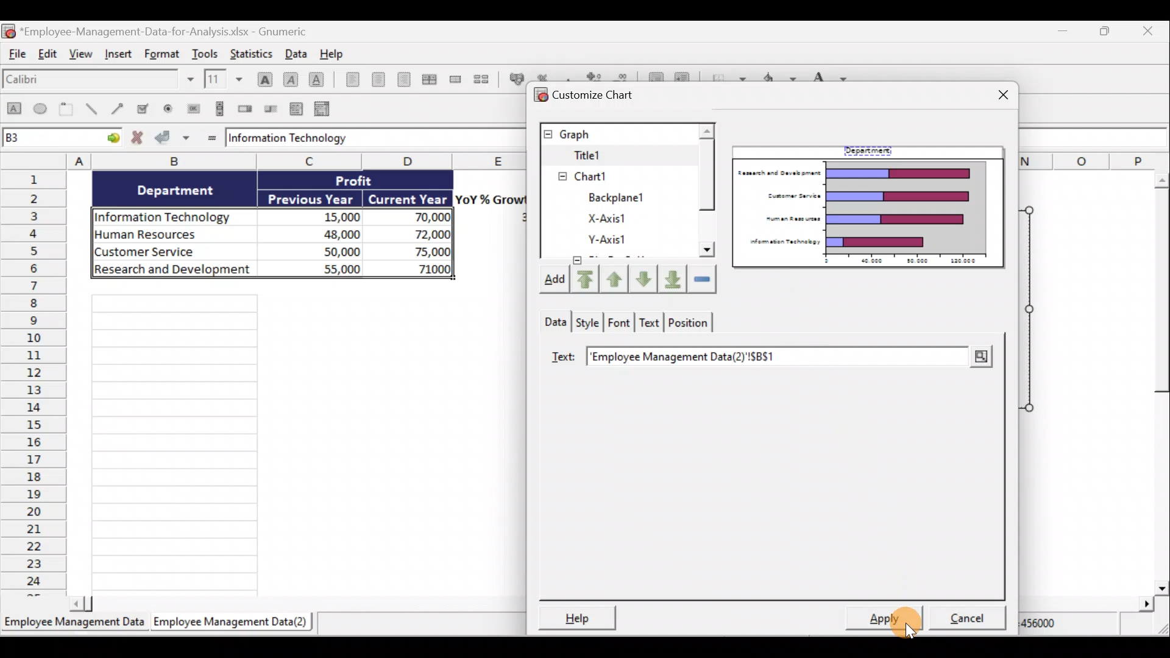 The image size is (1170, 658). I want to click on Customize chart, so click(583, 94).